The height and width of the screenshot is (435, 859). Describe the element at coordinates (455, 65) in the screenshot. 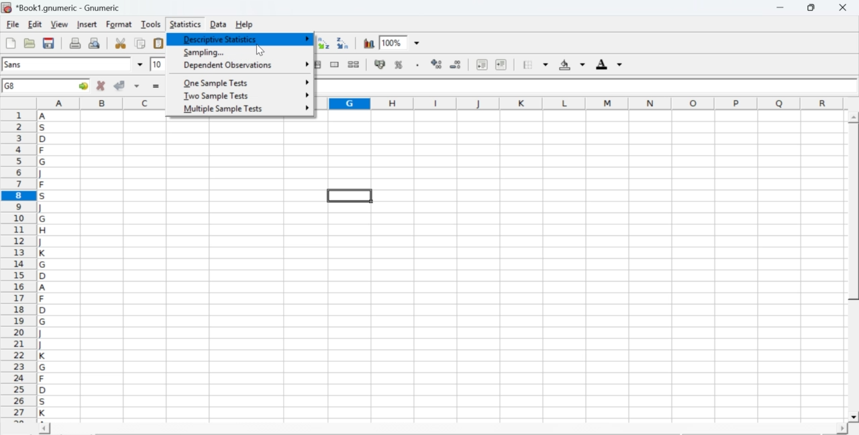

I see `decrease number of decimals displayed` at that location.